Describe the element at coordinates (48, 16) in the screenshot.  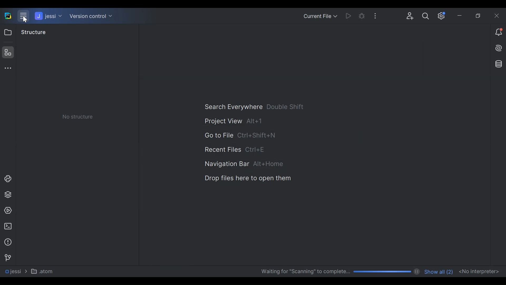
I see `jessi` at that location.